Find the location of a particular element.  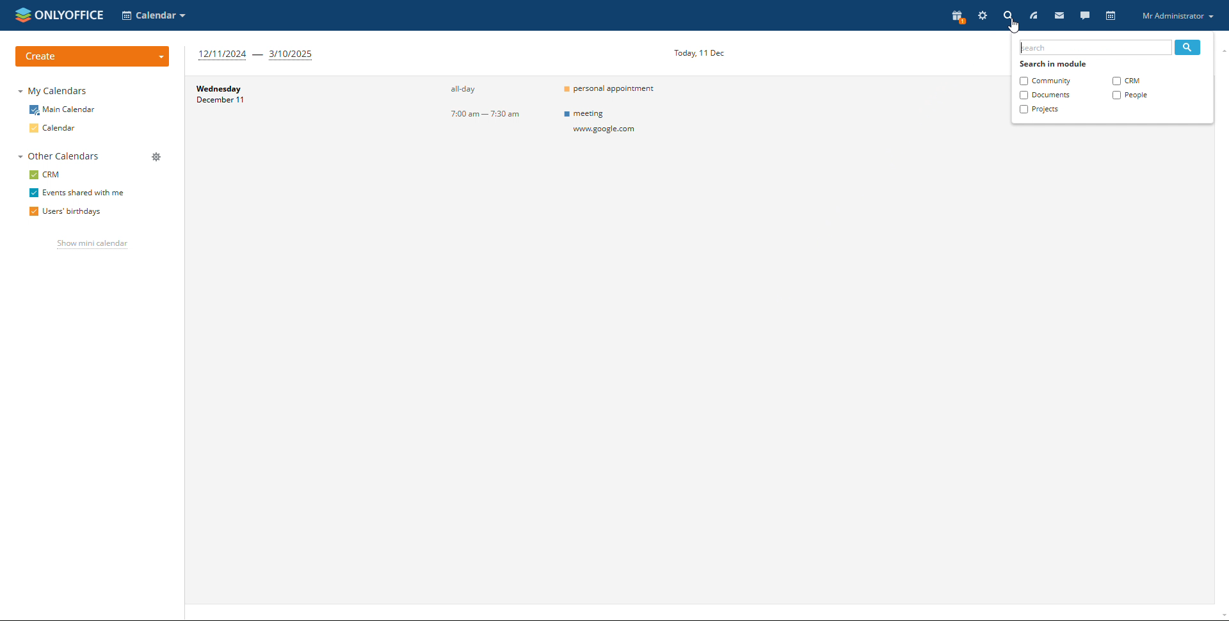

my calendars is located at coordinates (54, 91).